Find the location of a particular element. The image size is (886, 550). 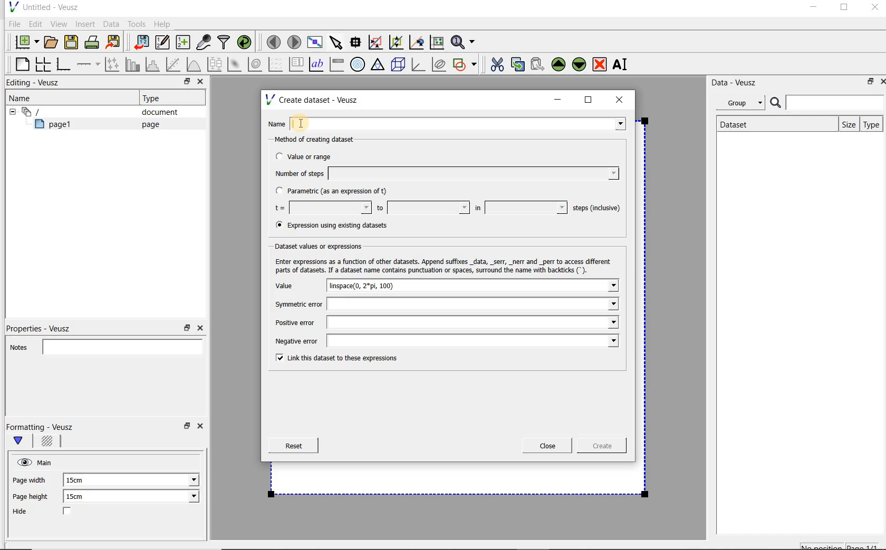

Close is located at coordinates (199, 328).